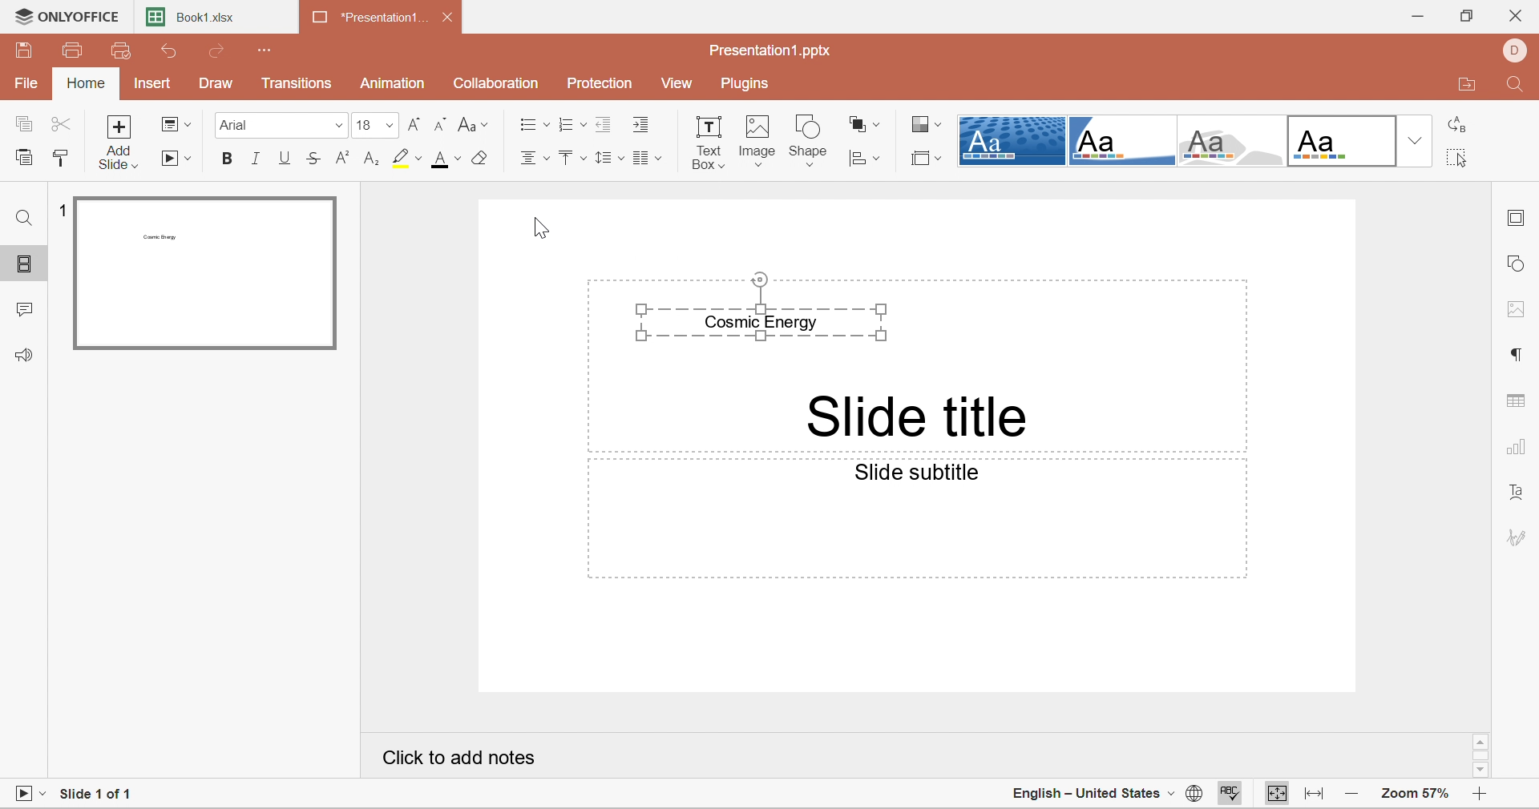  What do you see at coordinates (407, 158) in the screenshot?
I see `Highlight color` at bounding box center [407, 158].